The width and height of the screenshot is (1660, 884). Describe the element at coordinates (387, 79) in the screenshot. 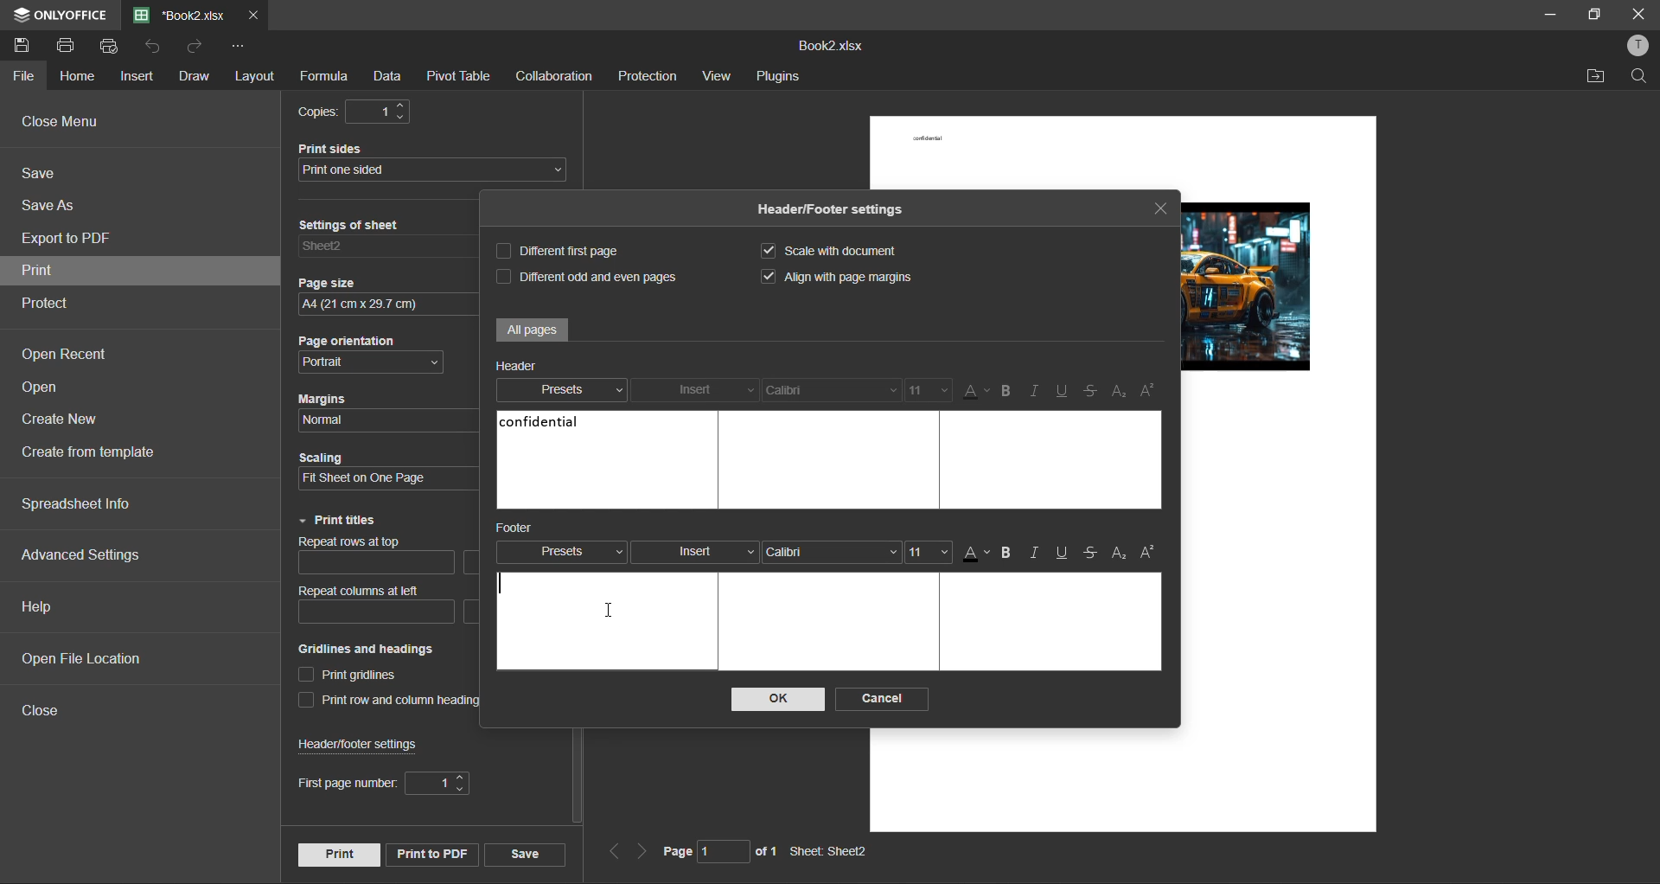

I see `data` at that location.